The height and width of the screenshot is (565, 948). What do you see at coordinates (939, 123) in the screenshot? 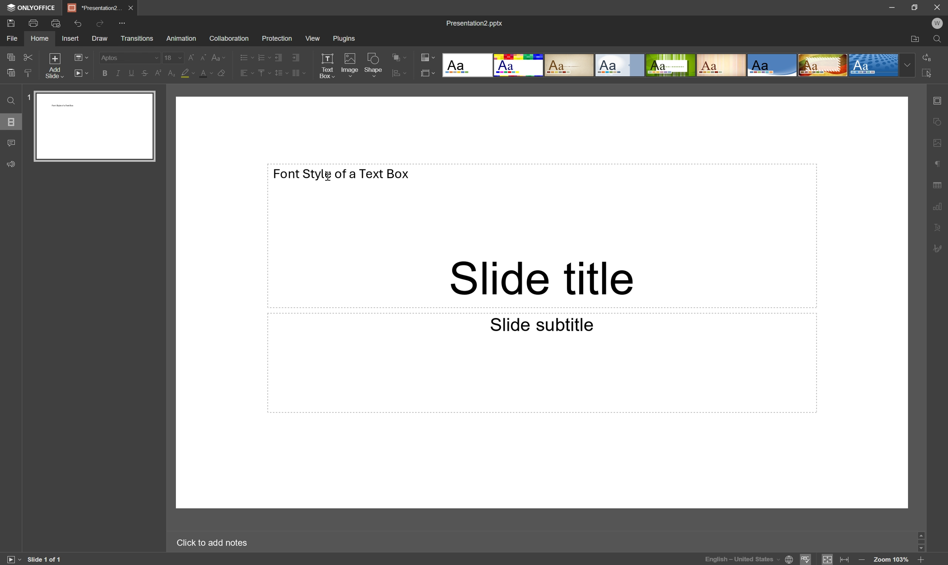
I see `Shape settings` at bounding box center [939, 123].